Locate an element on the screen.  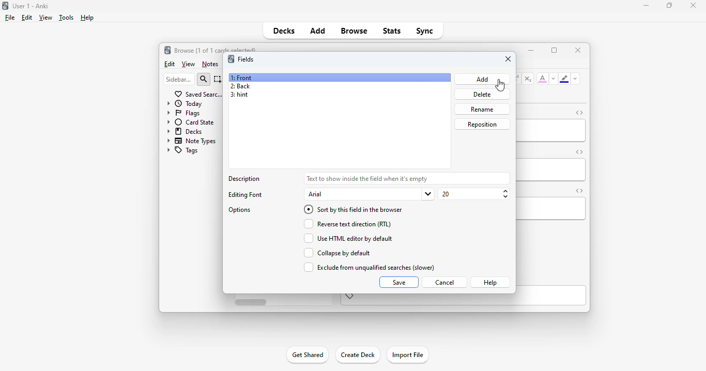
tools is located at coordinates (67, 18).